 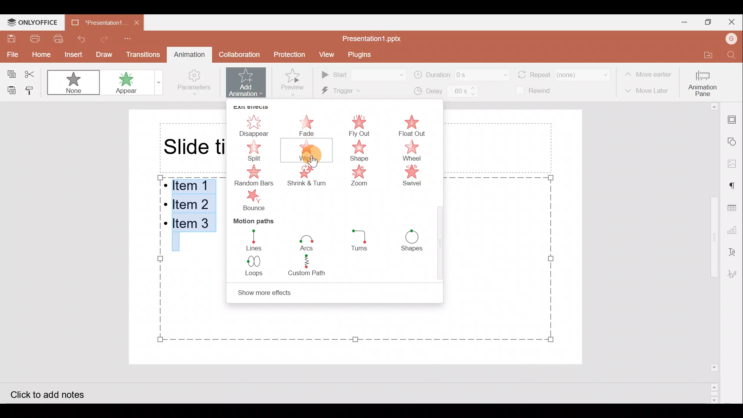 What do you see at coordinates (704, 51) in the screenshot?
I see `Open file location` at bounding box center [704, 51].